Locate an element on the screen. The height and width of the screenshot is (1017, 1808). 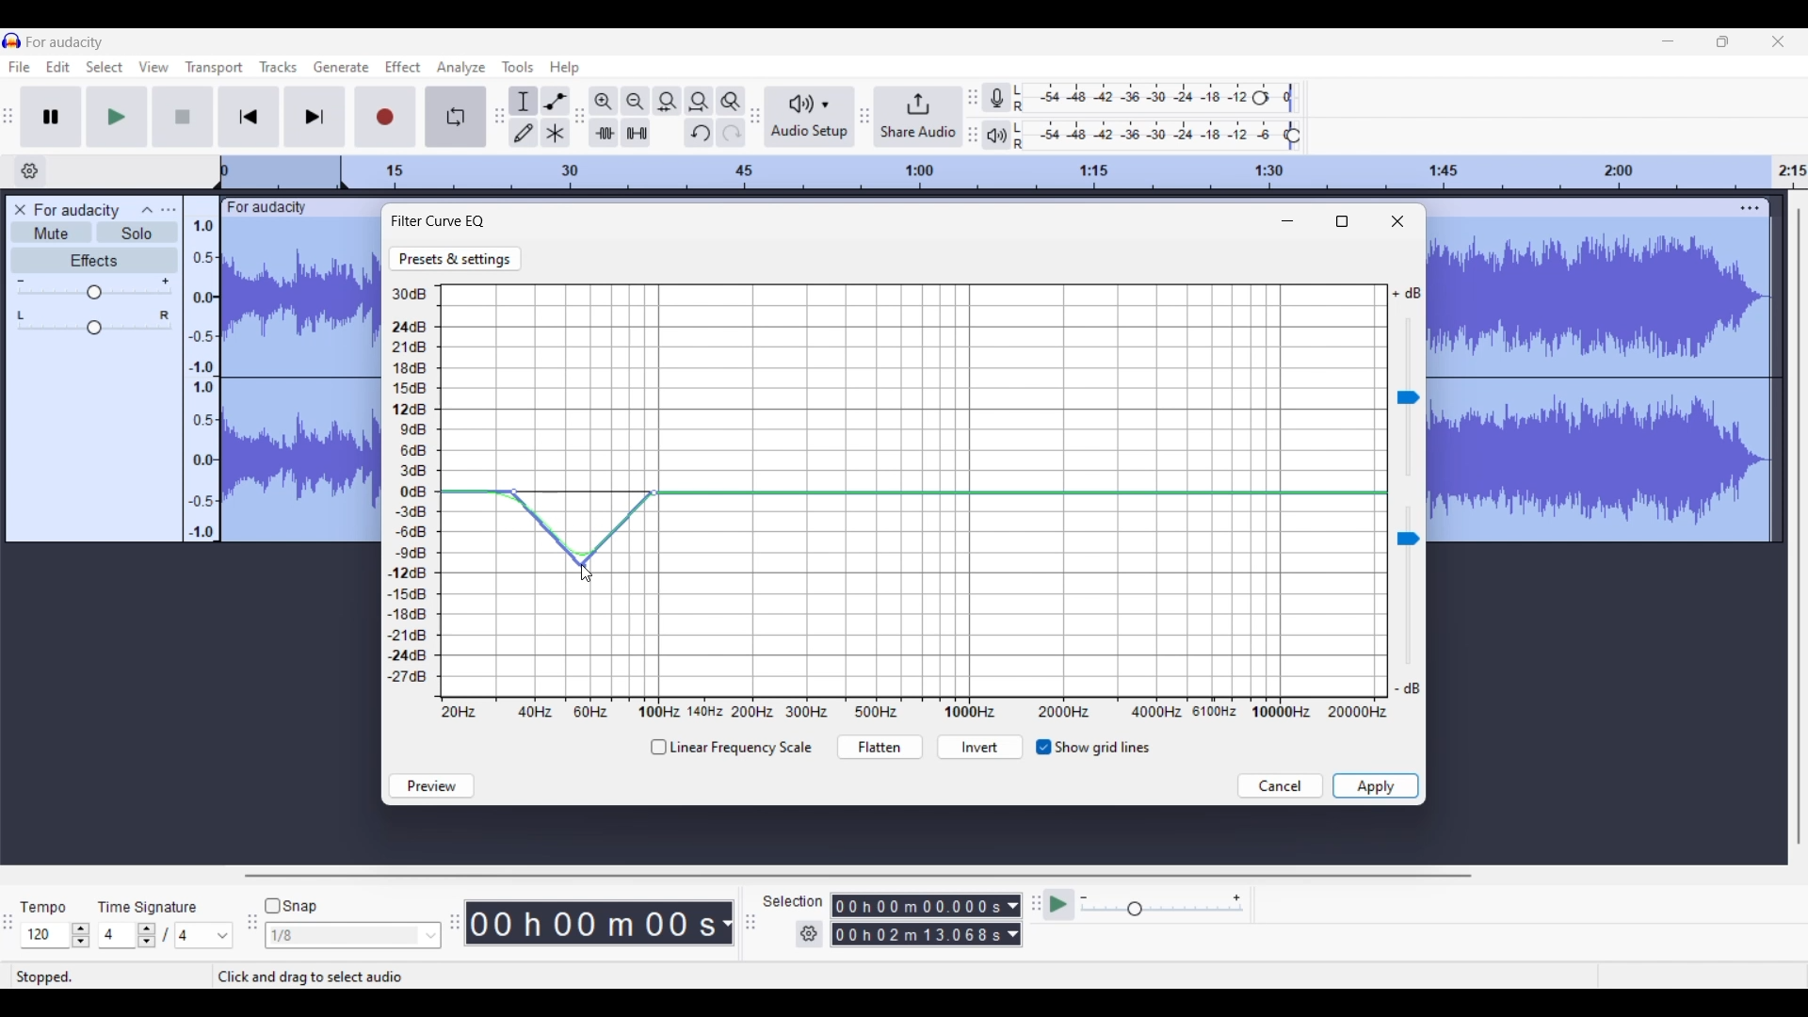
Stop is located at coordinates (183, 116).